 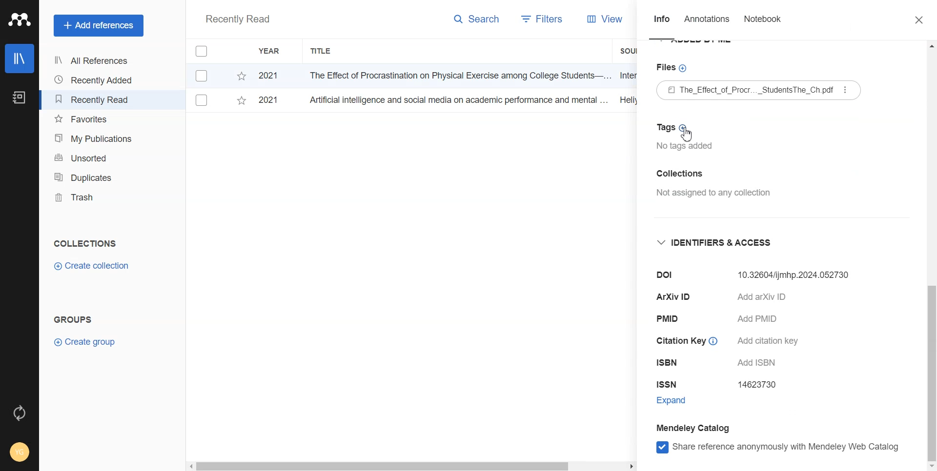 What do you see at coordinates (93, 266) in the screenshot?
I see `Create Collection` at bounding box center [93, 266].